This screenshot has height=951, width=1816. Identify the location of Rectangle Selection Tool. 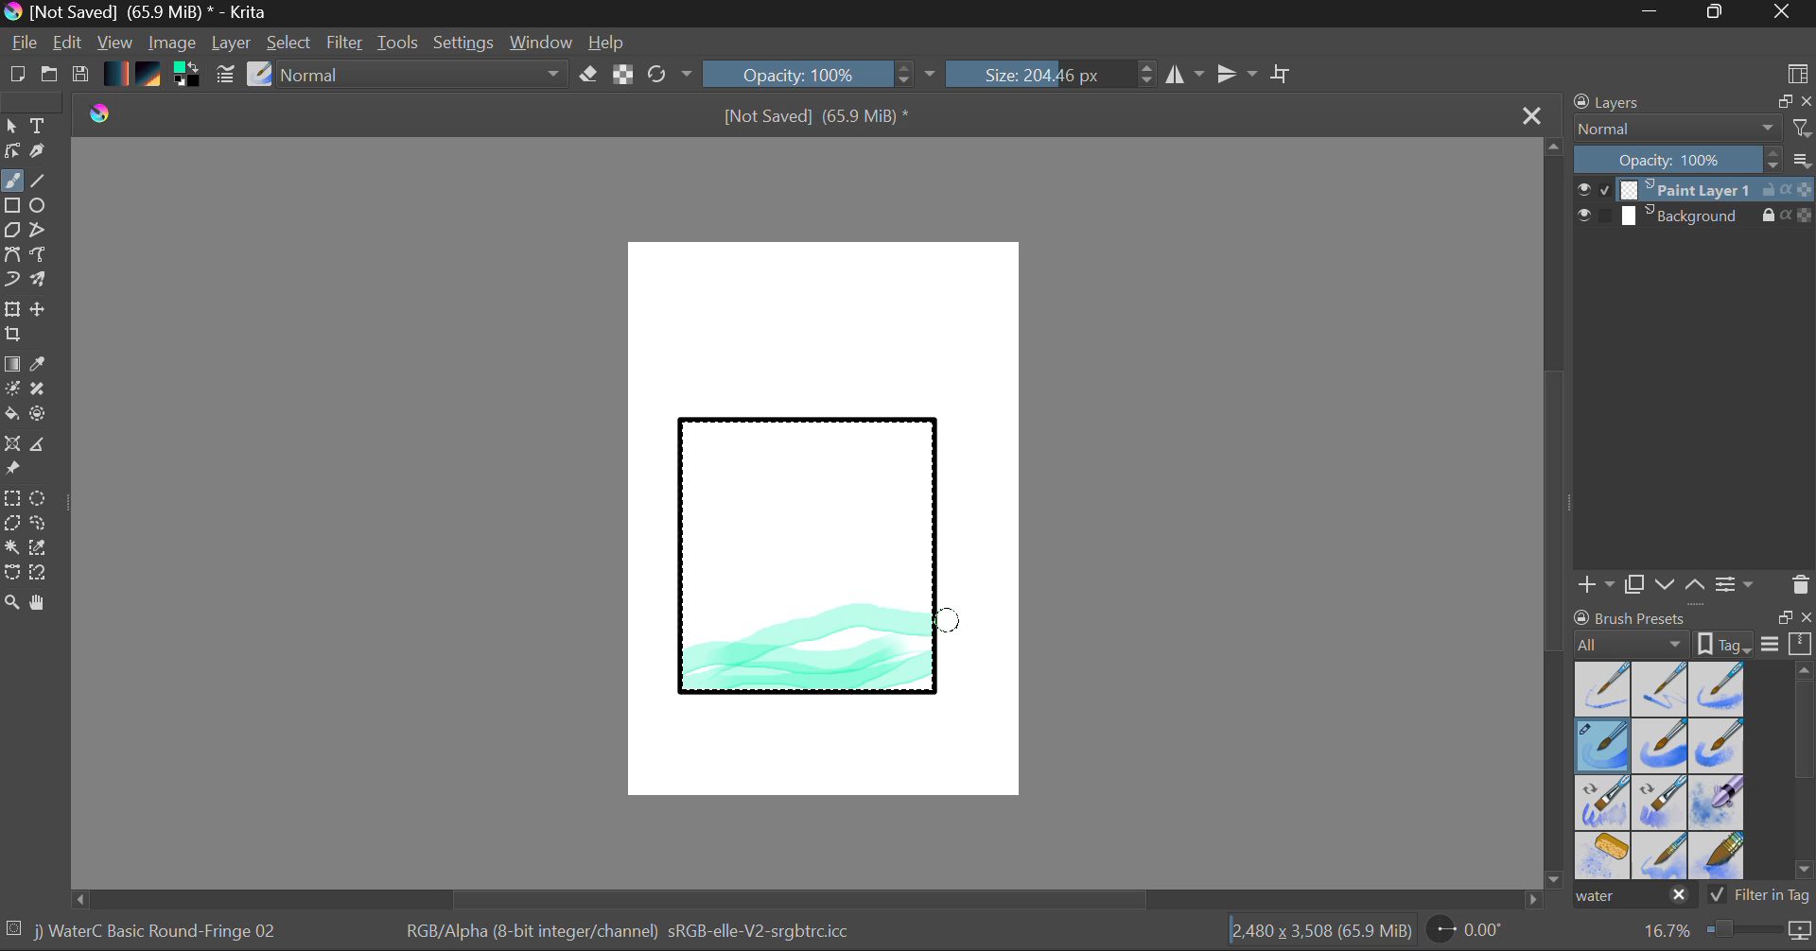
(11, 501).